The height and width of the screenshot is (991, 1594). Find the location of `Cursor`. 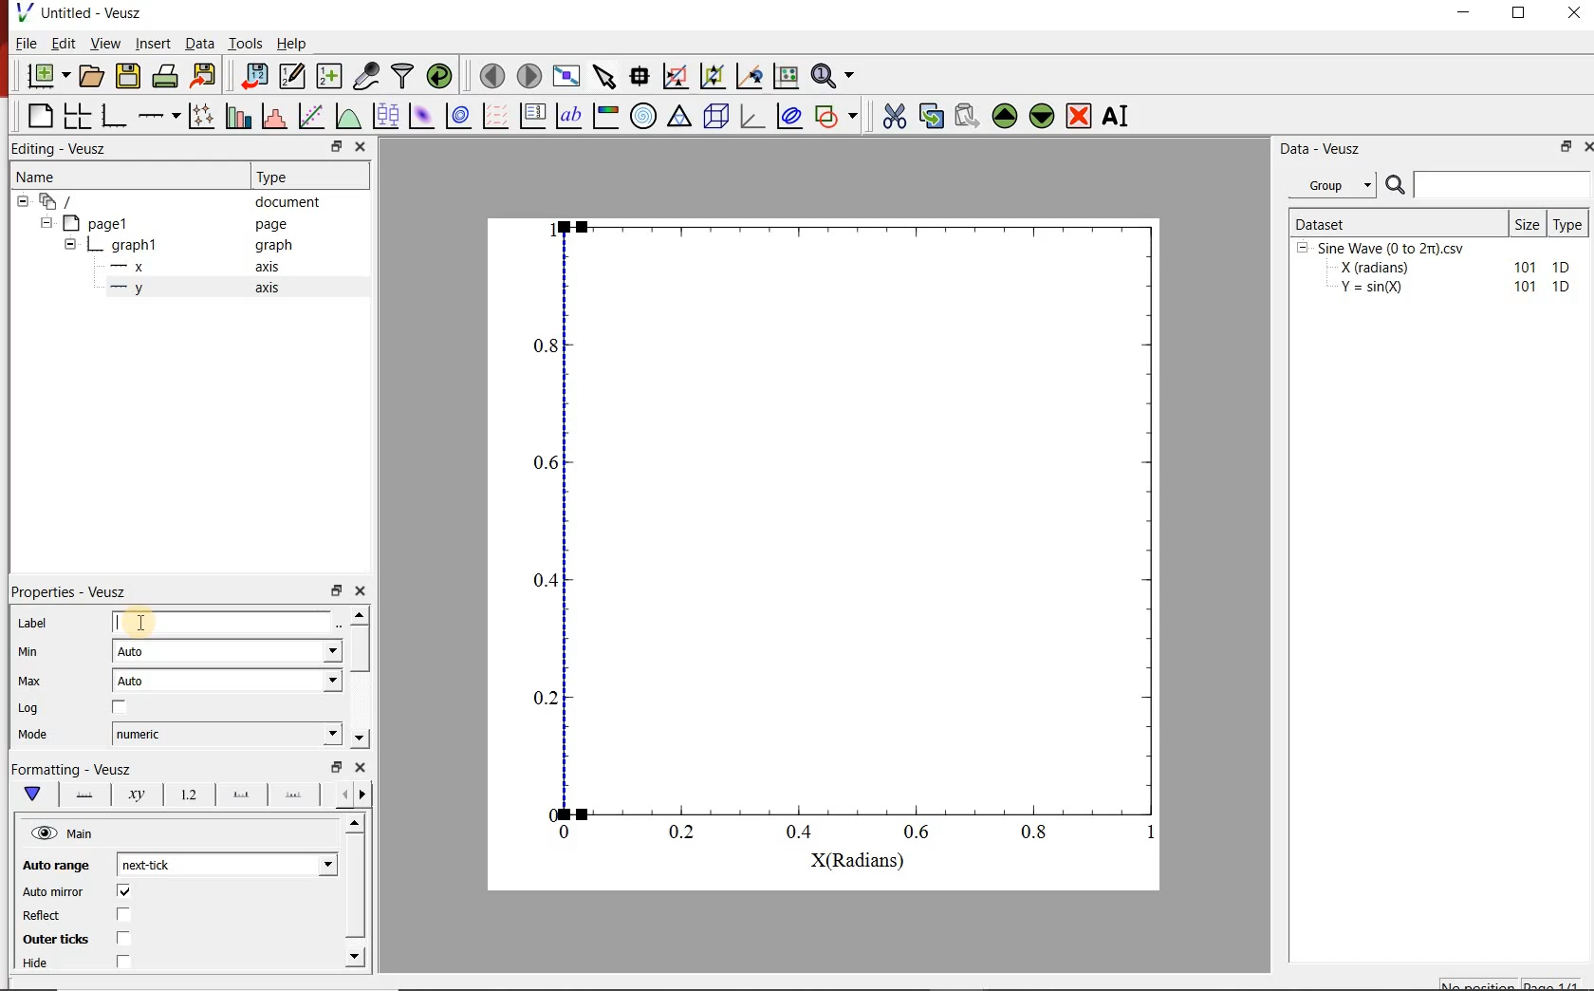

Cursor is located at coordinates (143, 621).